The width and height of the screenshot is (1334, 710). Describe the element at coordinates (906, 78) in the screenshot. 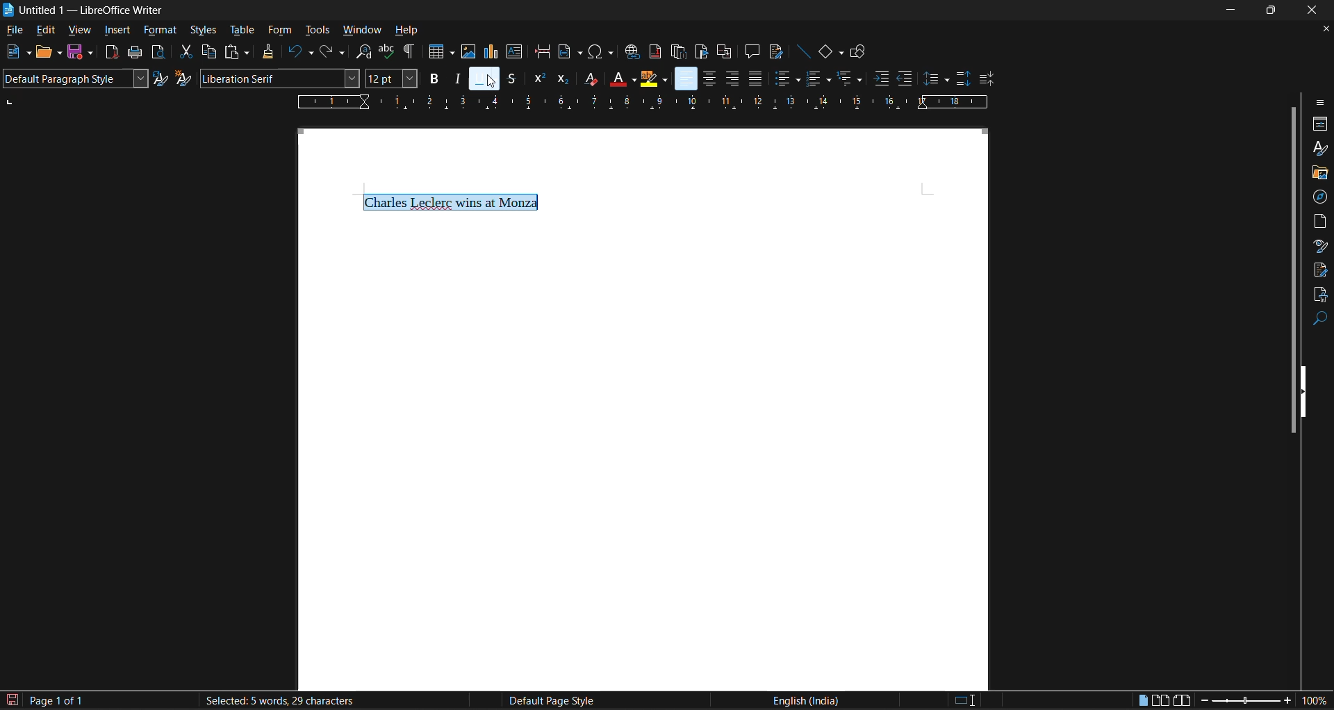

I see `decrease indent` at that location.